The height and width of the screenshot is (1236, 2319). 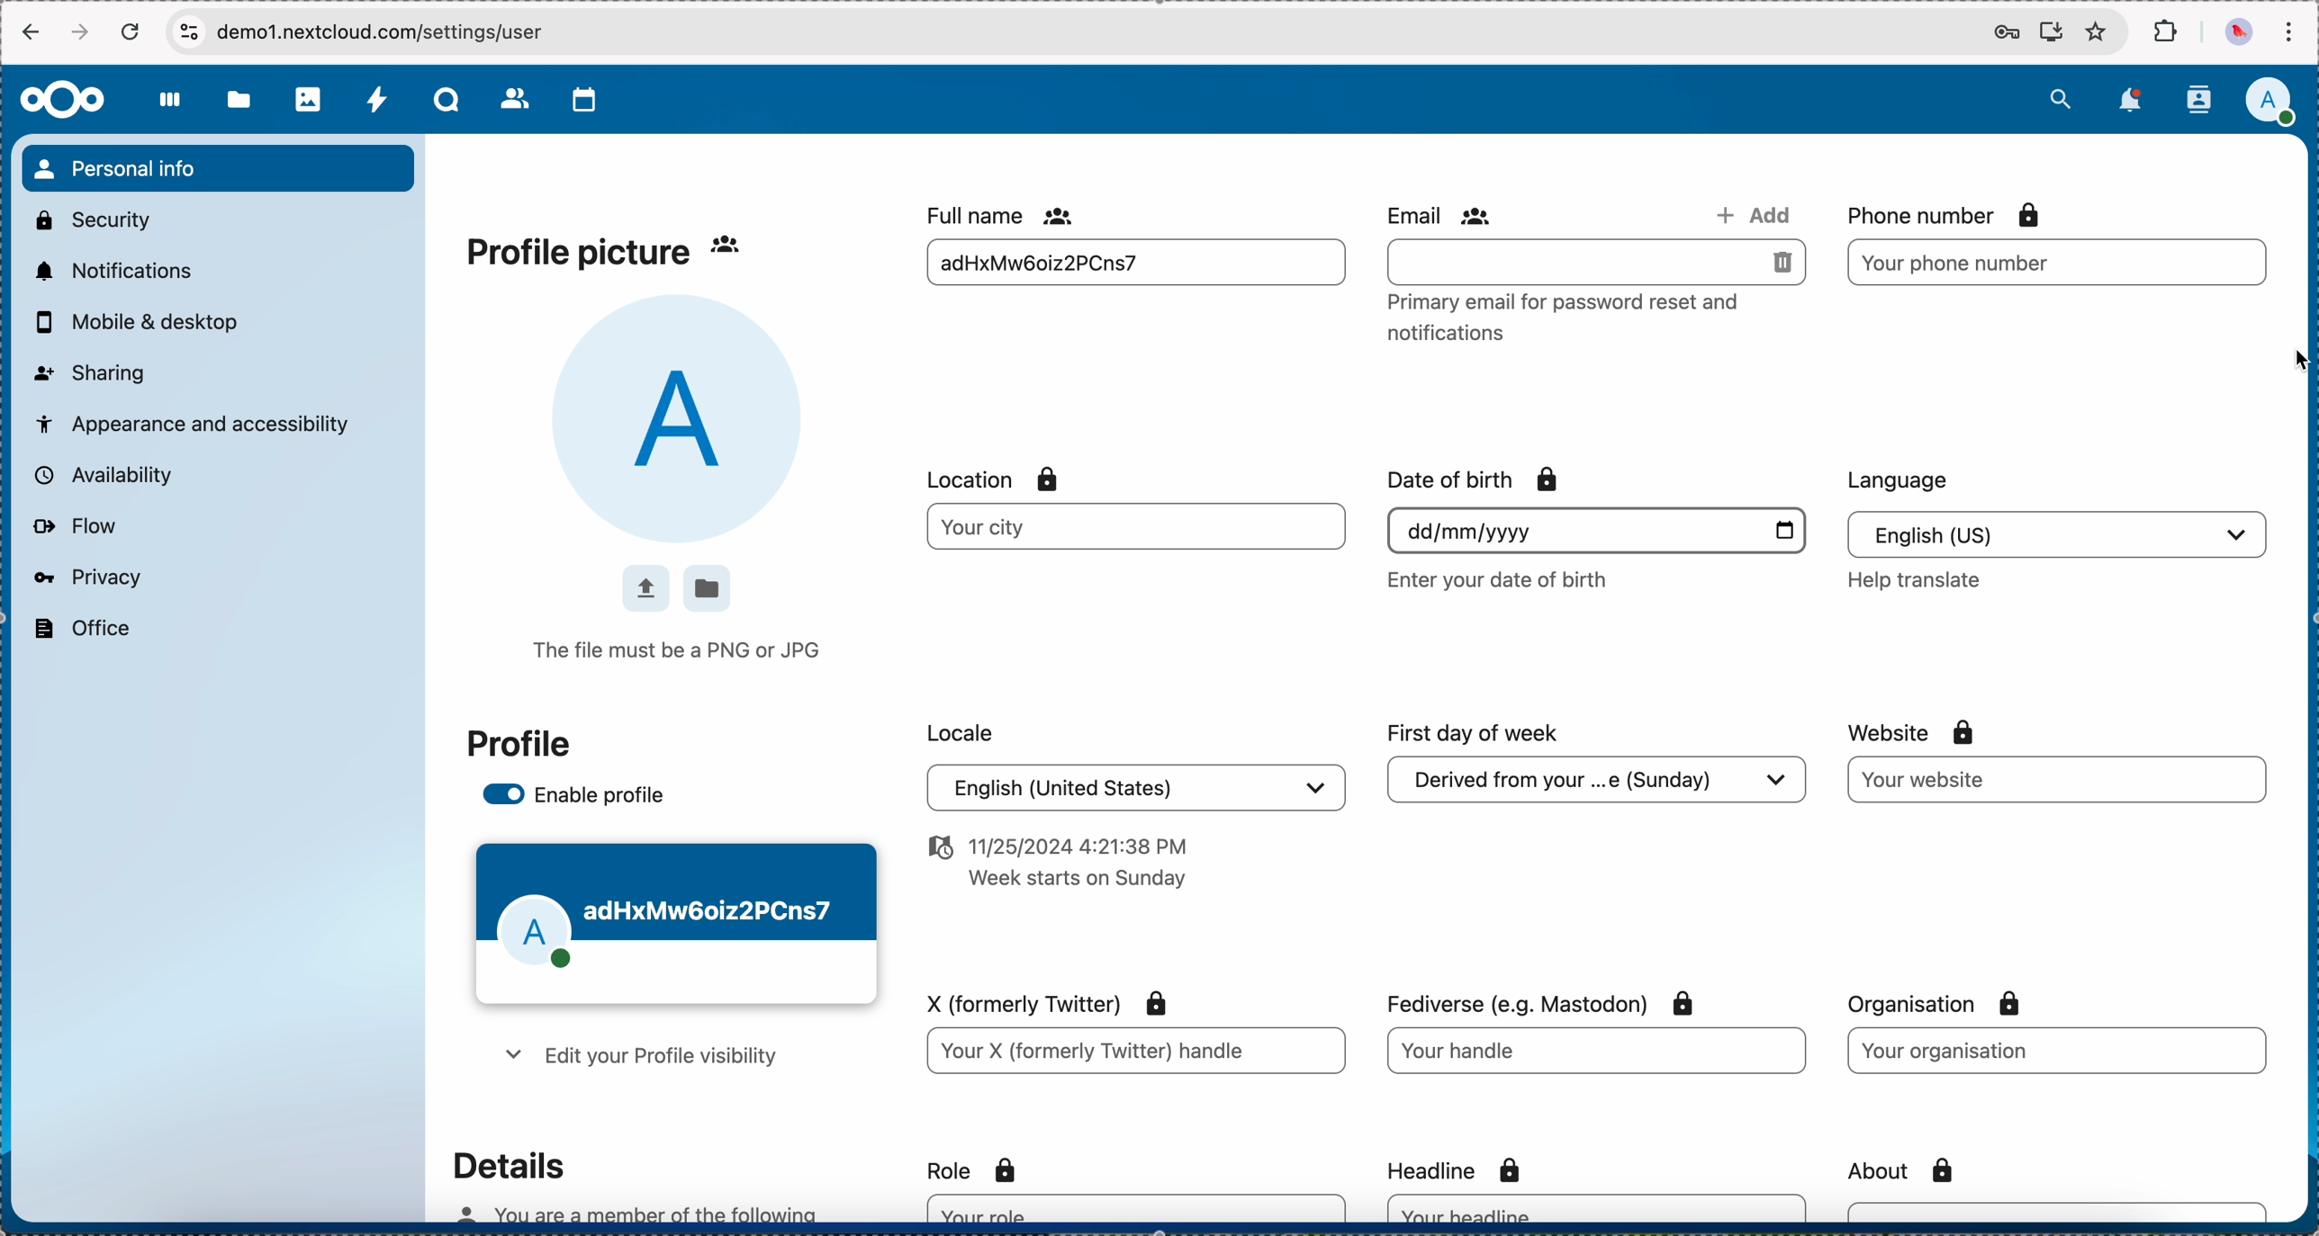 I want to click on name, so click(x=1131, y=265).